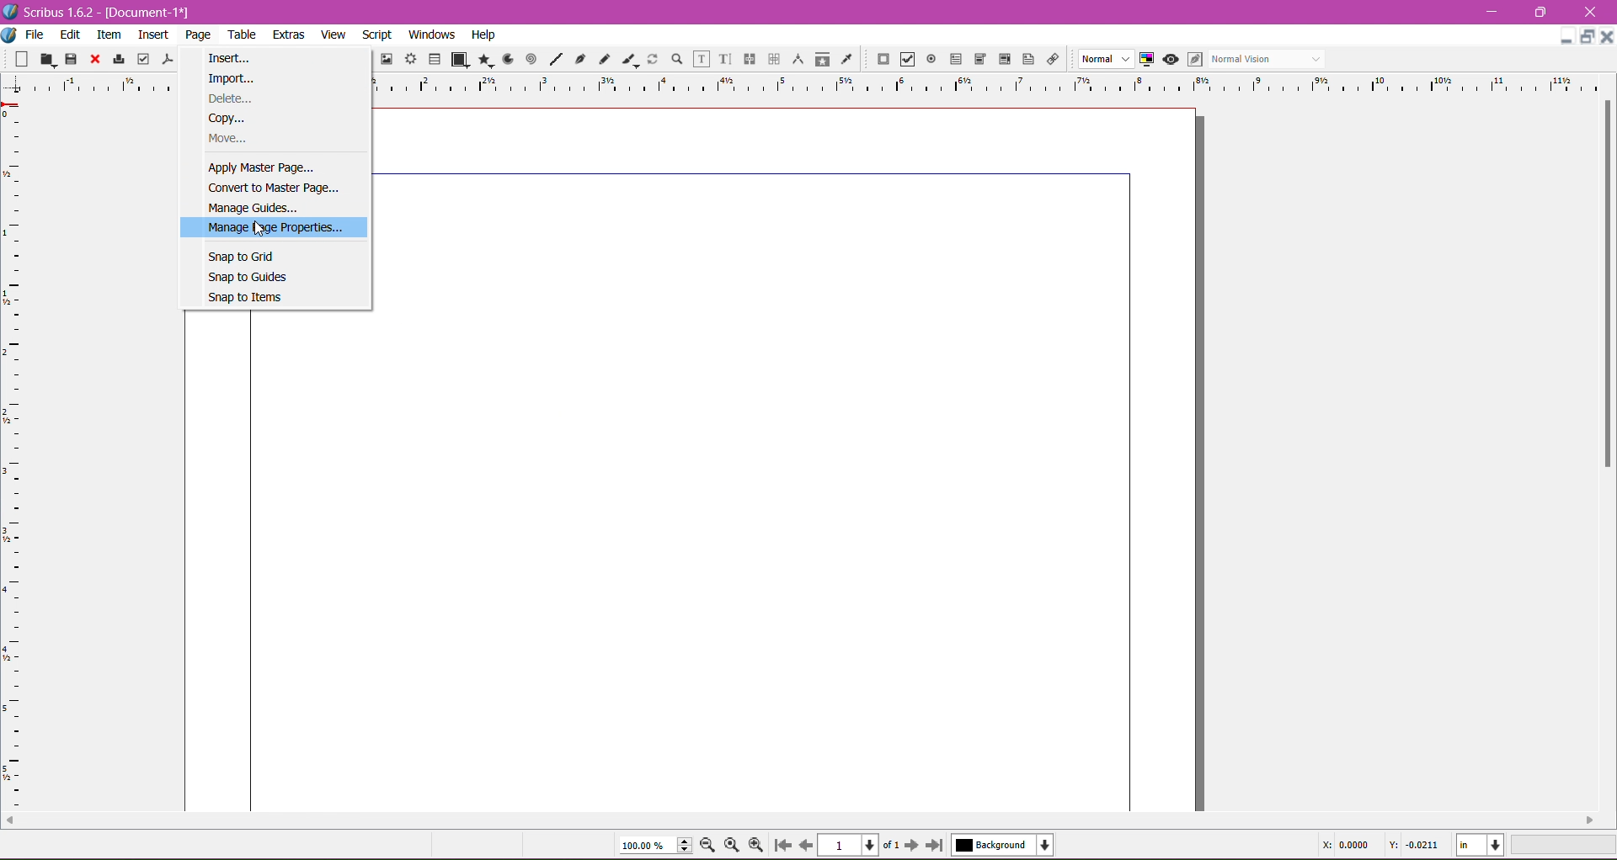 The width and height of the screenshot is (1617, 860). Describe the element at coordinates (72, 57) in the screenshot. I see `Save` at that location.